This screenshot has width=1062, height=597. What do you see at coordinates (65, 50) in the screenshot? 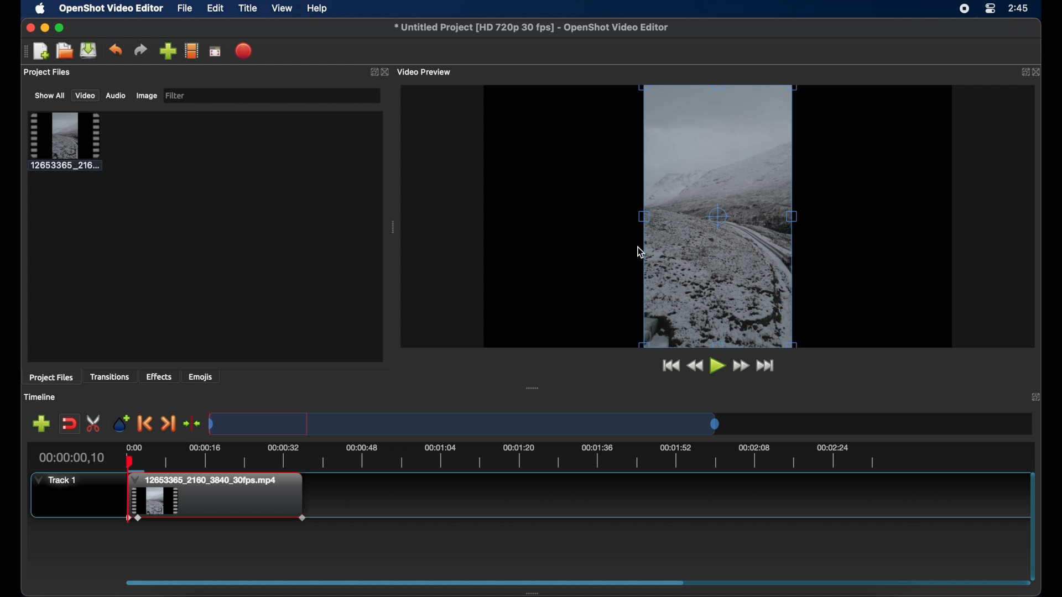
I see `open project` at bounding box center [65, 50].